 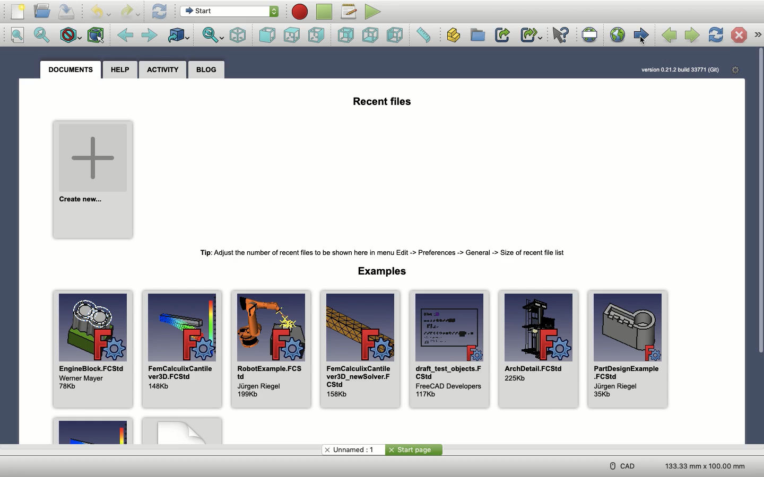 What do you see at coordinates (735, 70) in the screenshot?
I see `Open start page preferences` at bounding box center [735, 70].